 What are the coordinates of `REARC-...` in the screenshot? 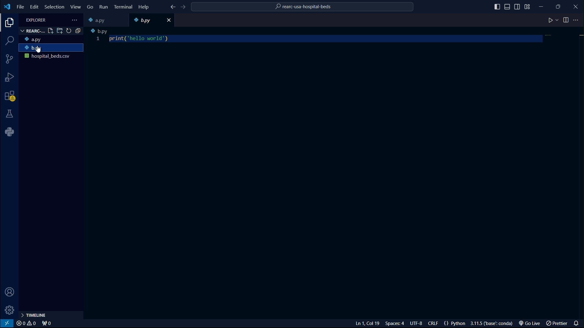 It's located at (31, 31).